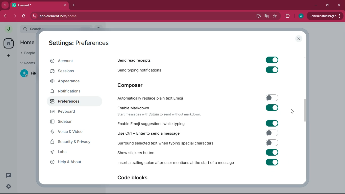  I want to click on toggle on or off, so click(271, 97).